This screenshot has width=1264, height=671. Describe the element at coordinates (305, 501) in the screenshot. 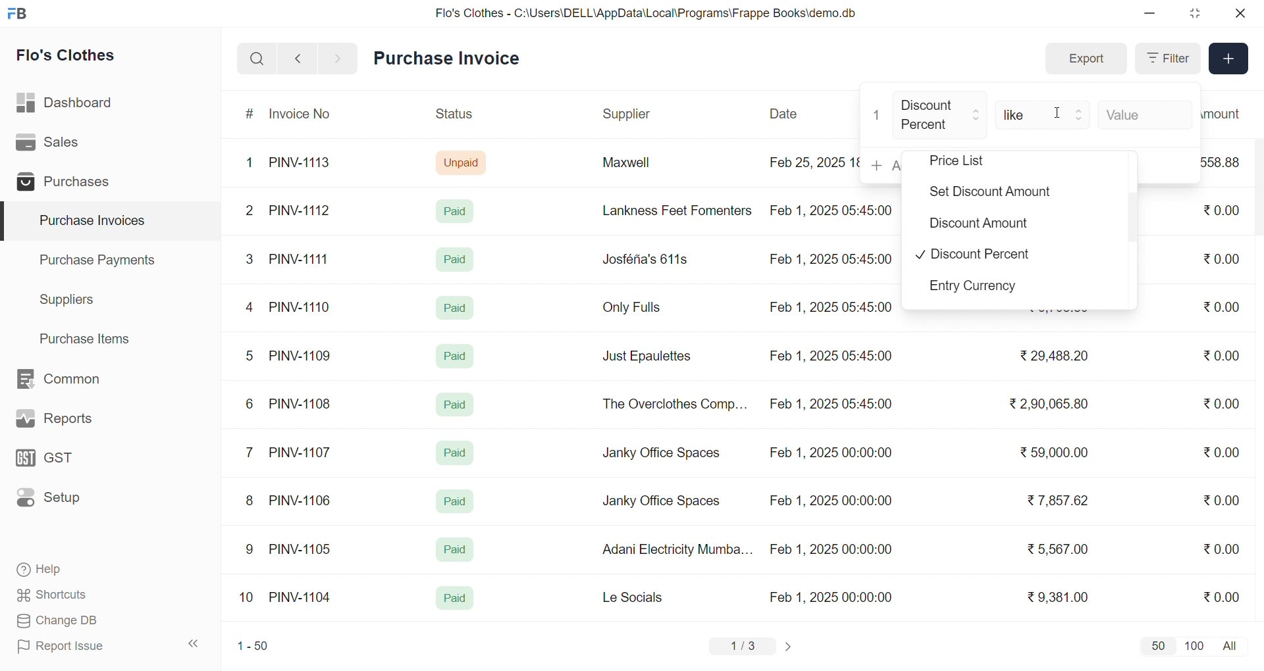

I see `PINV-1106` at that location.